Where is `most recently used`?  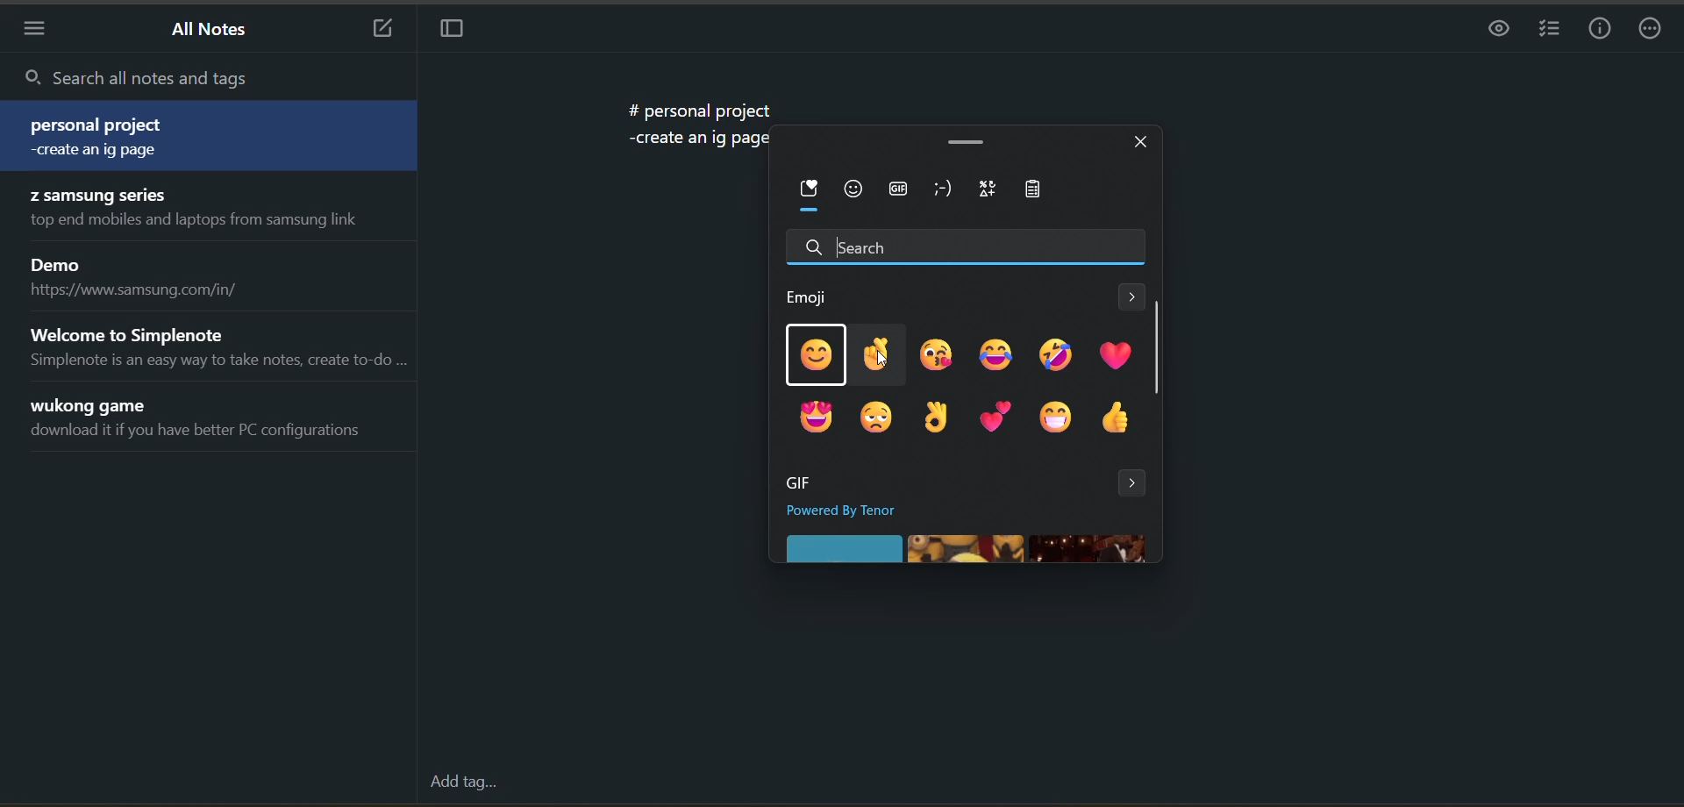
most recently used is located at coordinates (808, 193).